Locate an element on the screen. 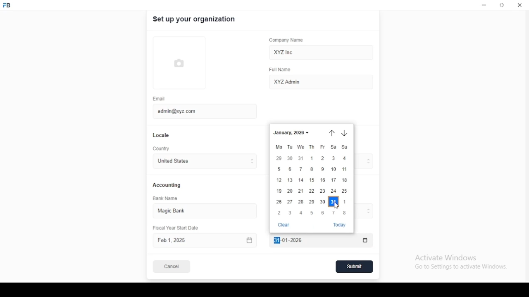 This screenshot has height=297, width=529. january 2025 is located at coordinates (290, 132).